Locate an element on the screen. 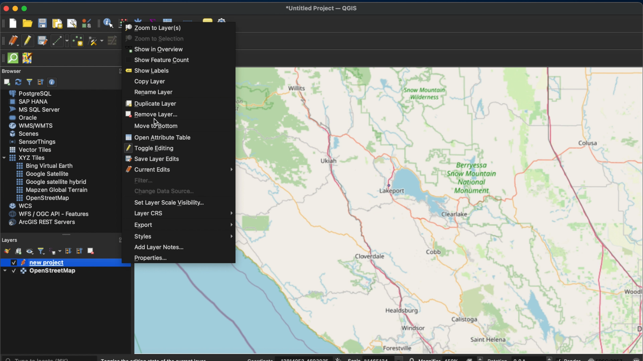 Image resolution: width=643 pixels, height=361 pixels. vertex tool is located at coordinates (95, 42).